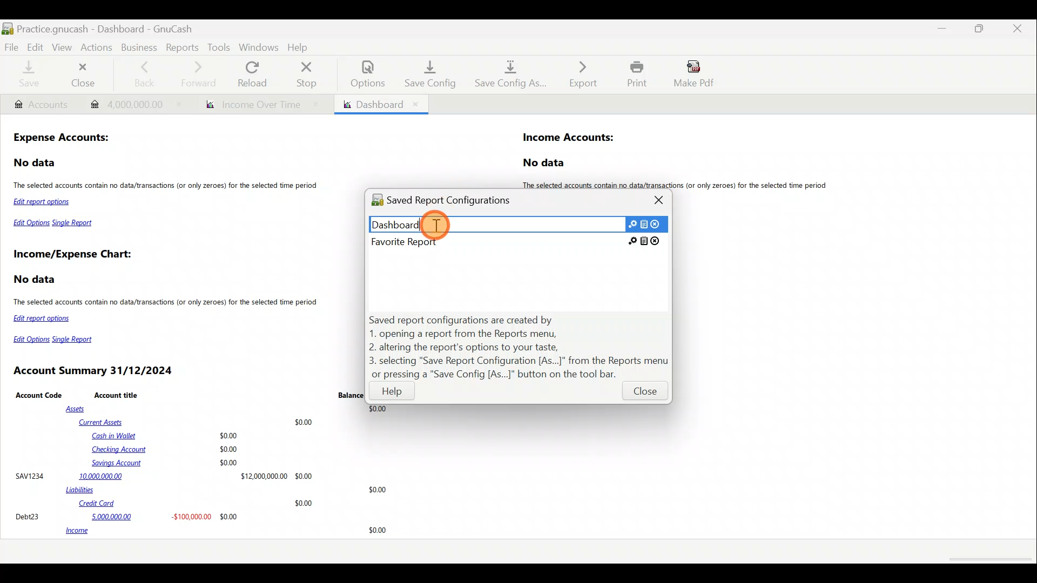  I want to click on Close, so click(644, 394).